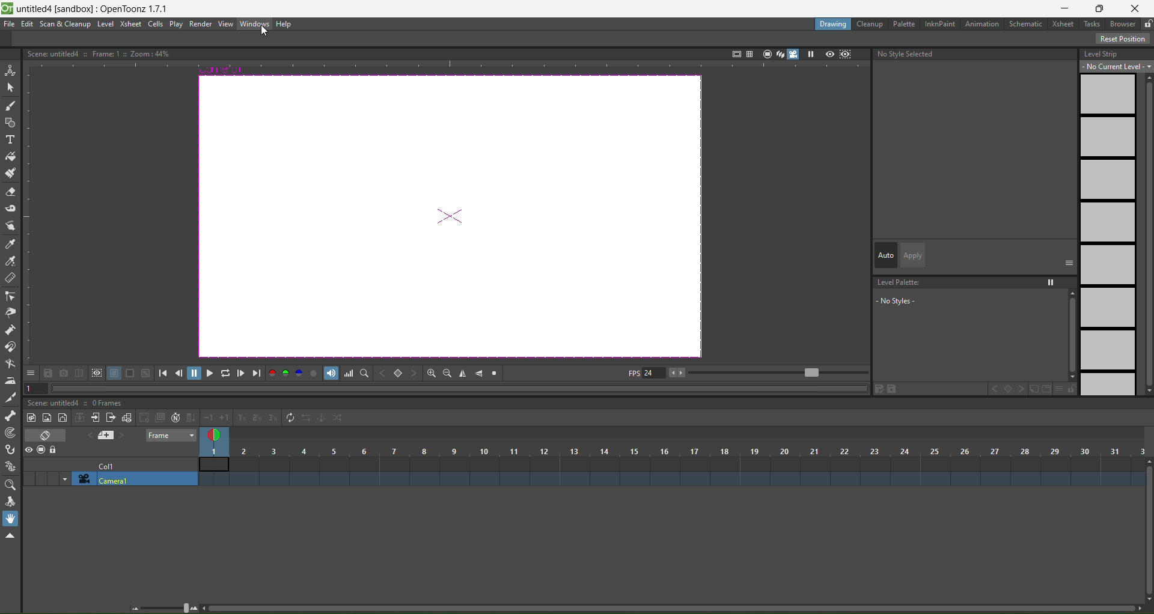 Image resolution: width=1154 pixels, height=614 pixels. What do you see at coordinates (106, 24) in the screenshot?
I see `level` at bounding box center [106, 24].